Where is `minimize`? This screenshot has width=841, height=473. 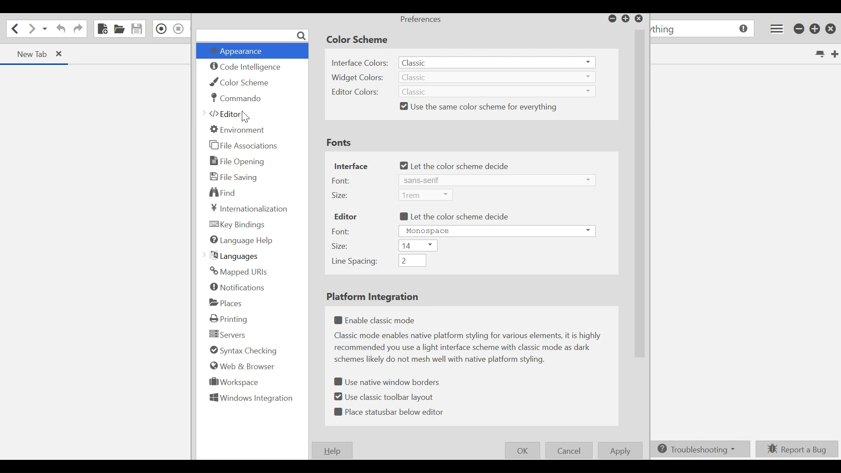 minimize is located at coordinates (611, 18).